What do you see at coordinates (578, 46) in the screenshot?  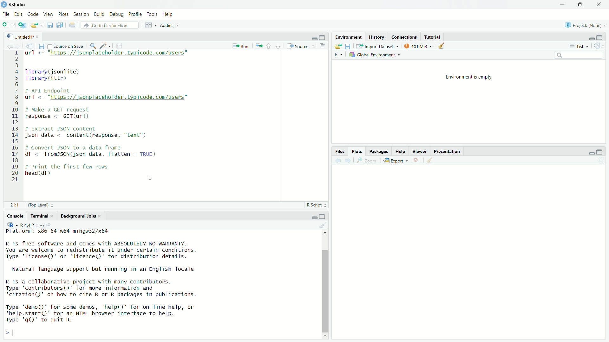 I see `List ` at bounding box center [578, 46].